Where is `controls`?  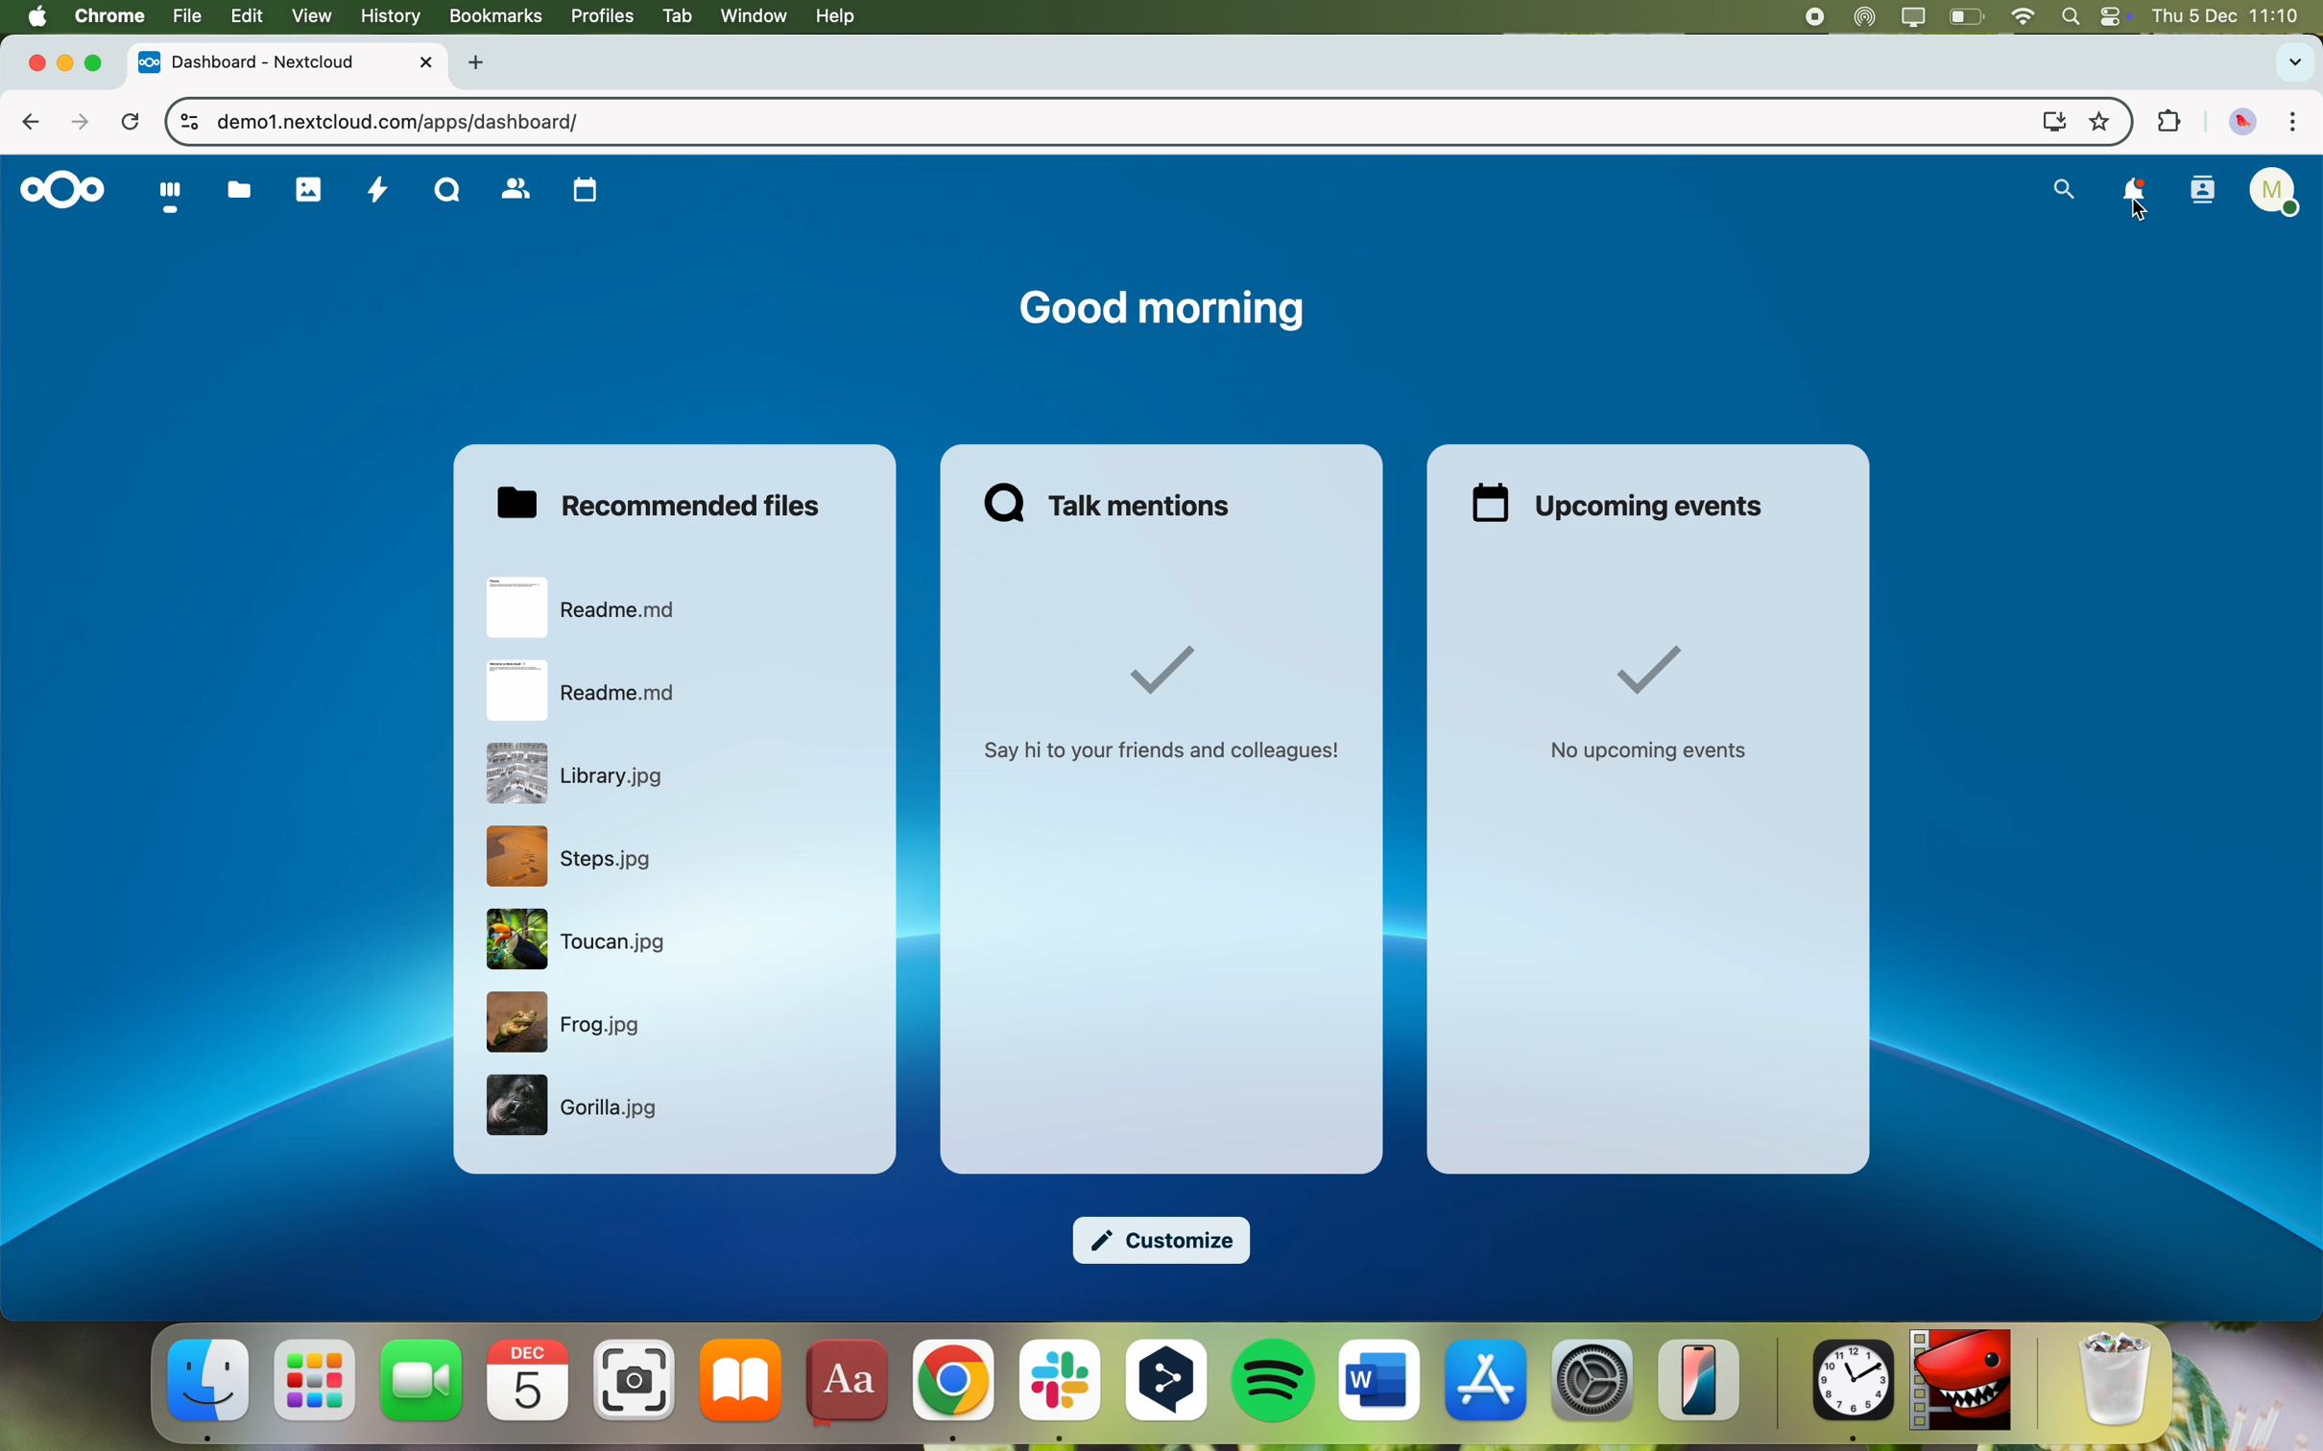
controls is located at coordinates (182, 124).